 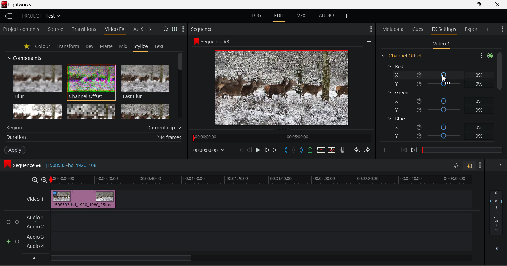 What do you see at coordinates (440, 135) in the screenshot?
I see `Blue Y` at bounding box center [440, 135].